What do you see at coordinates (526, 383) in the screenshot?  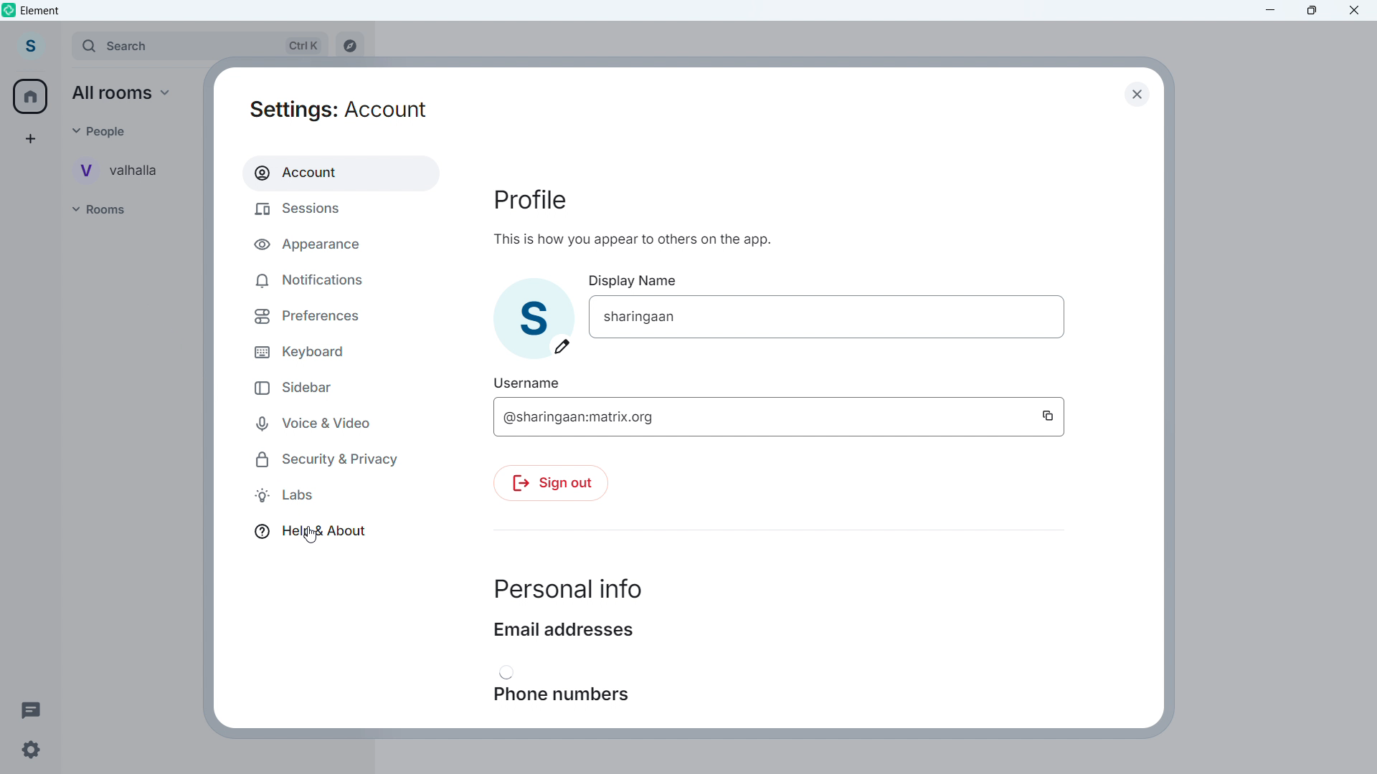 I see `Username` at bounding box center [526, 383].